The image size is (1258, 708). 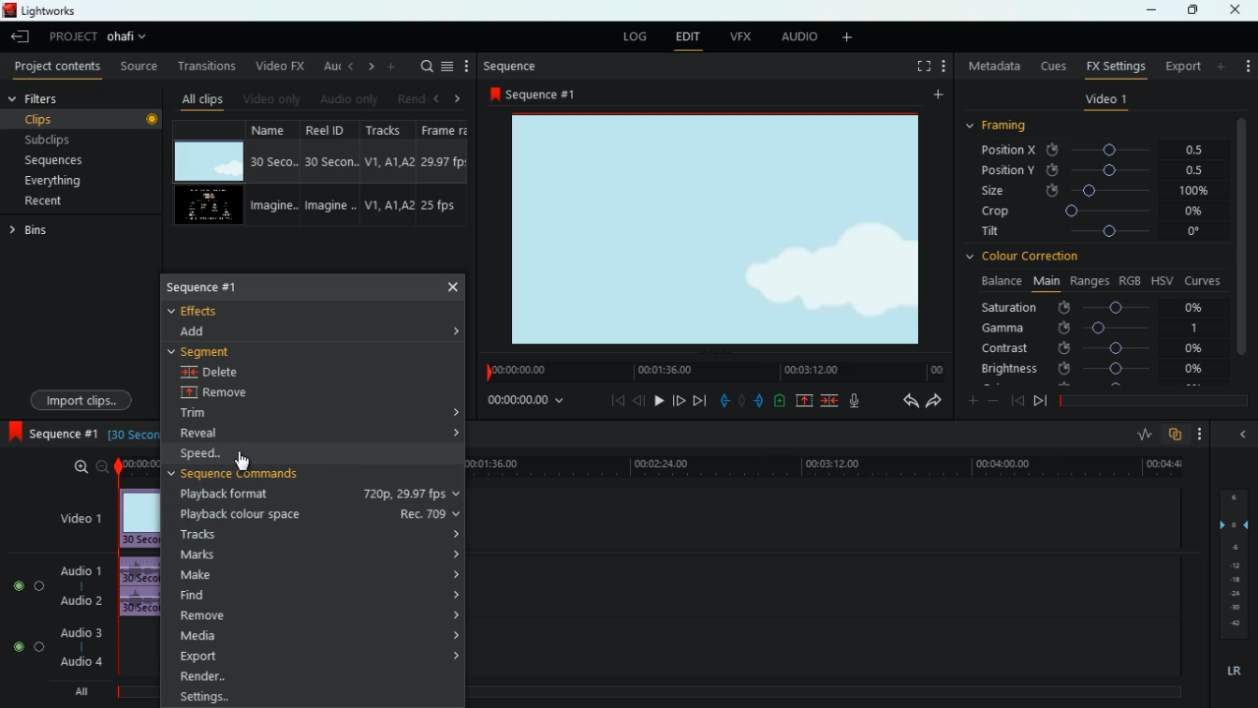 What do you see at coordinates (533, 93) in the screenshot?
I see `sequence` at bounding box center [533, 93].